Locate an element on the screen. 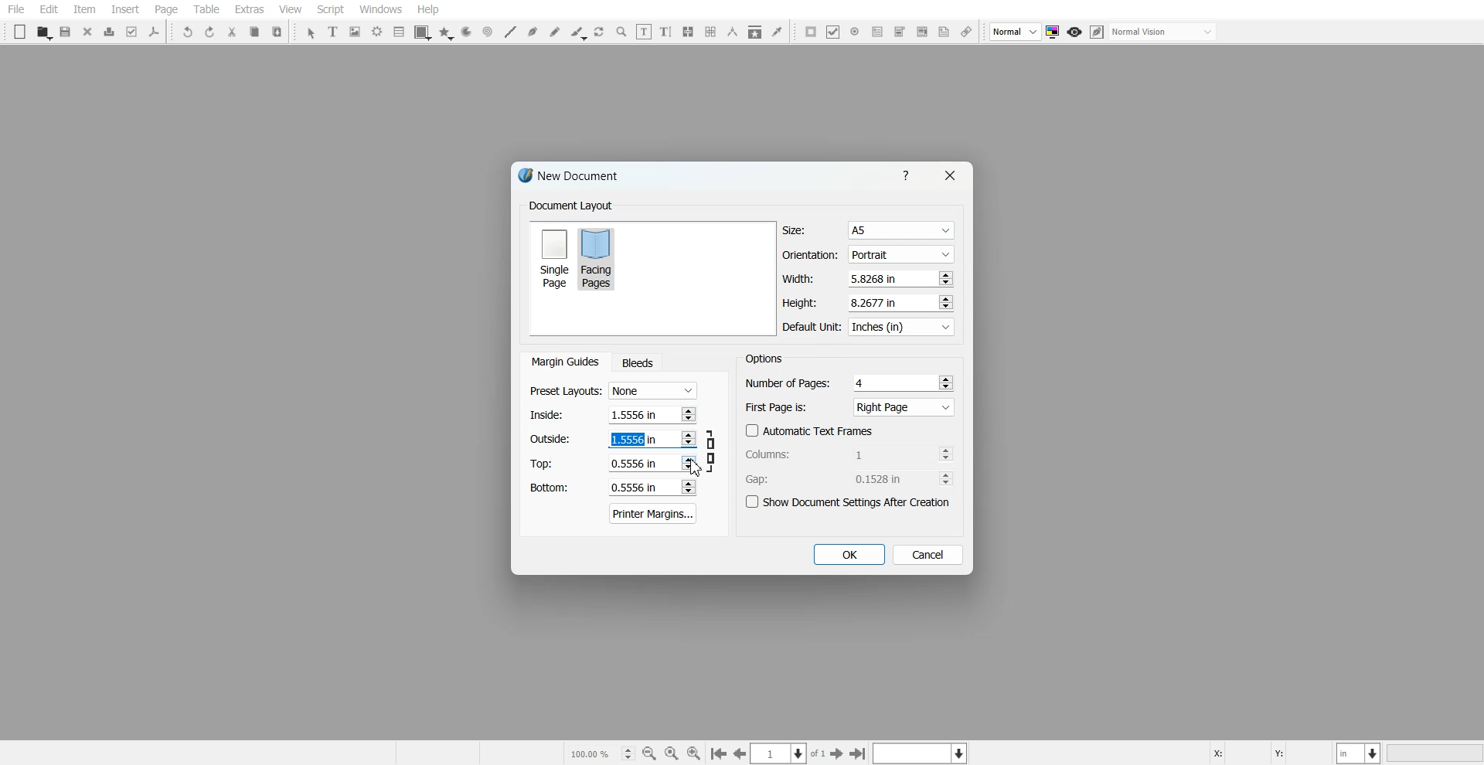 The width and height of the screenshot is (1484, 765). Facing Pages is located at coordinates (599, 258).